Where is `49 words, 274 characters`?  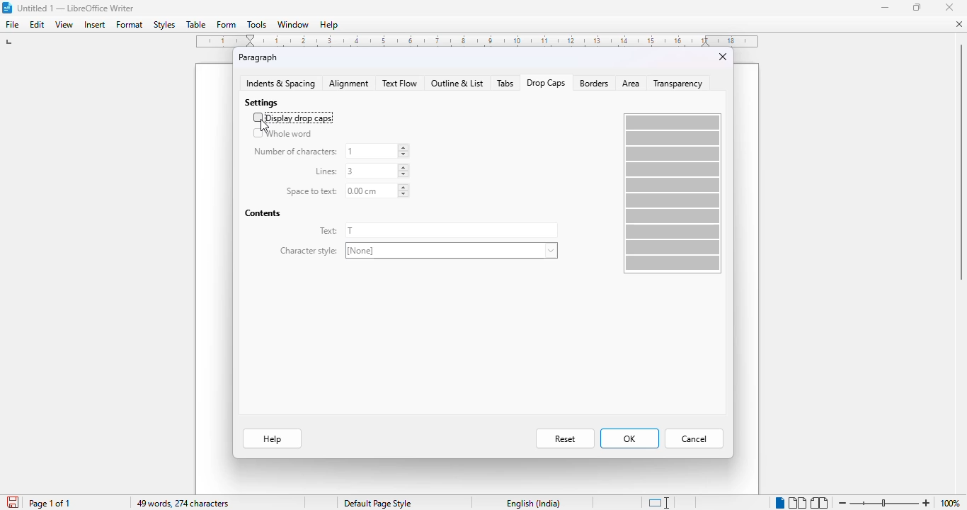
49 words, 274 characters is located at coordinates (182, 504).